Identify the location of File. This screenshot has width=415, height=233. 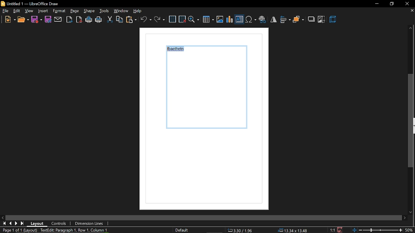
(6, 11).